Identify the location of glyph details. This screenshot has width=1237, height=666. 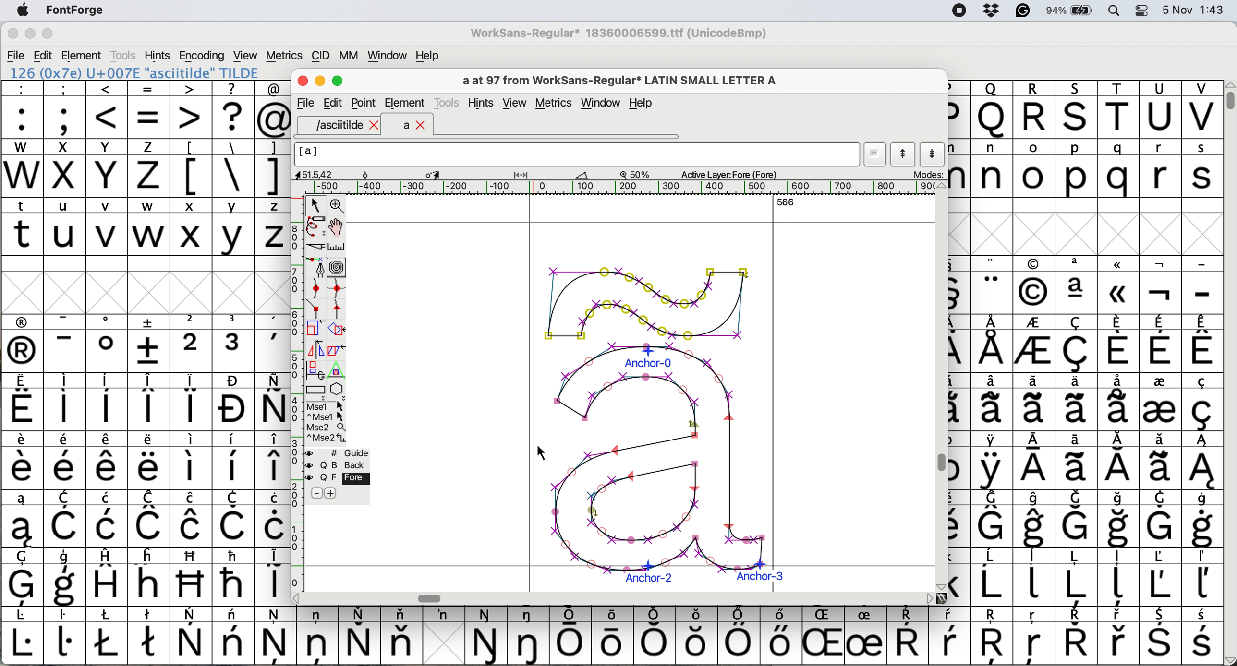
(448, 174).